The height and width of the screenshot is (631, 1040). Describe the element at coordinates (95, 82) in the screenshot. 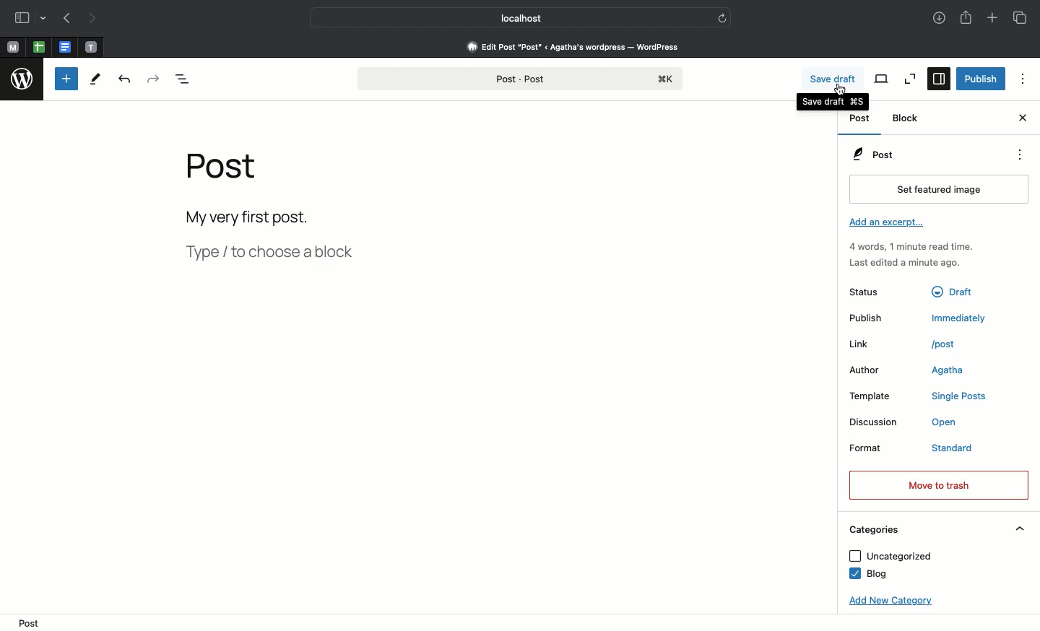

I see `Tools` at that location.